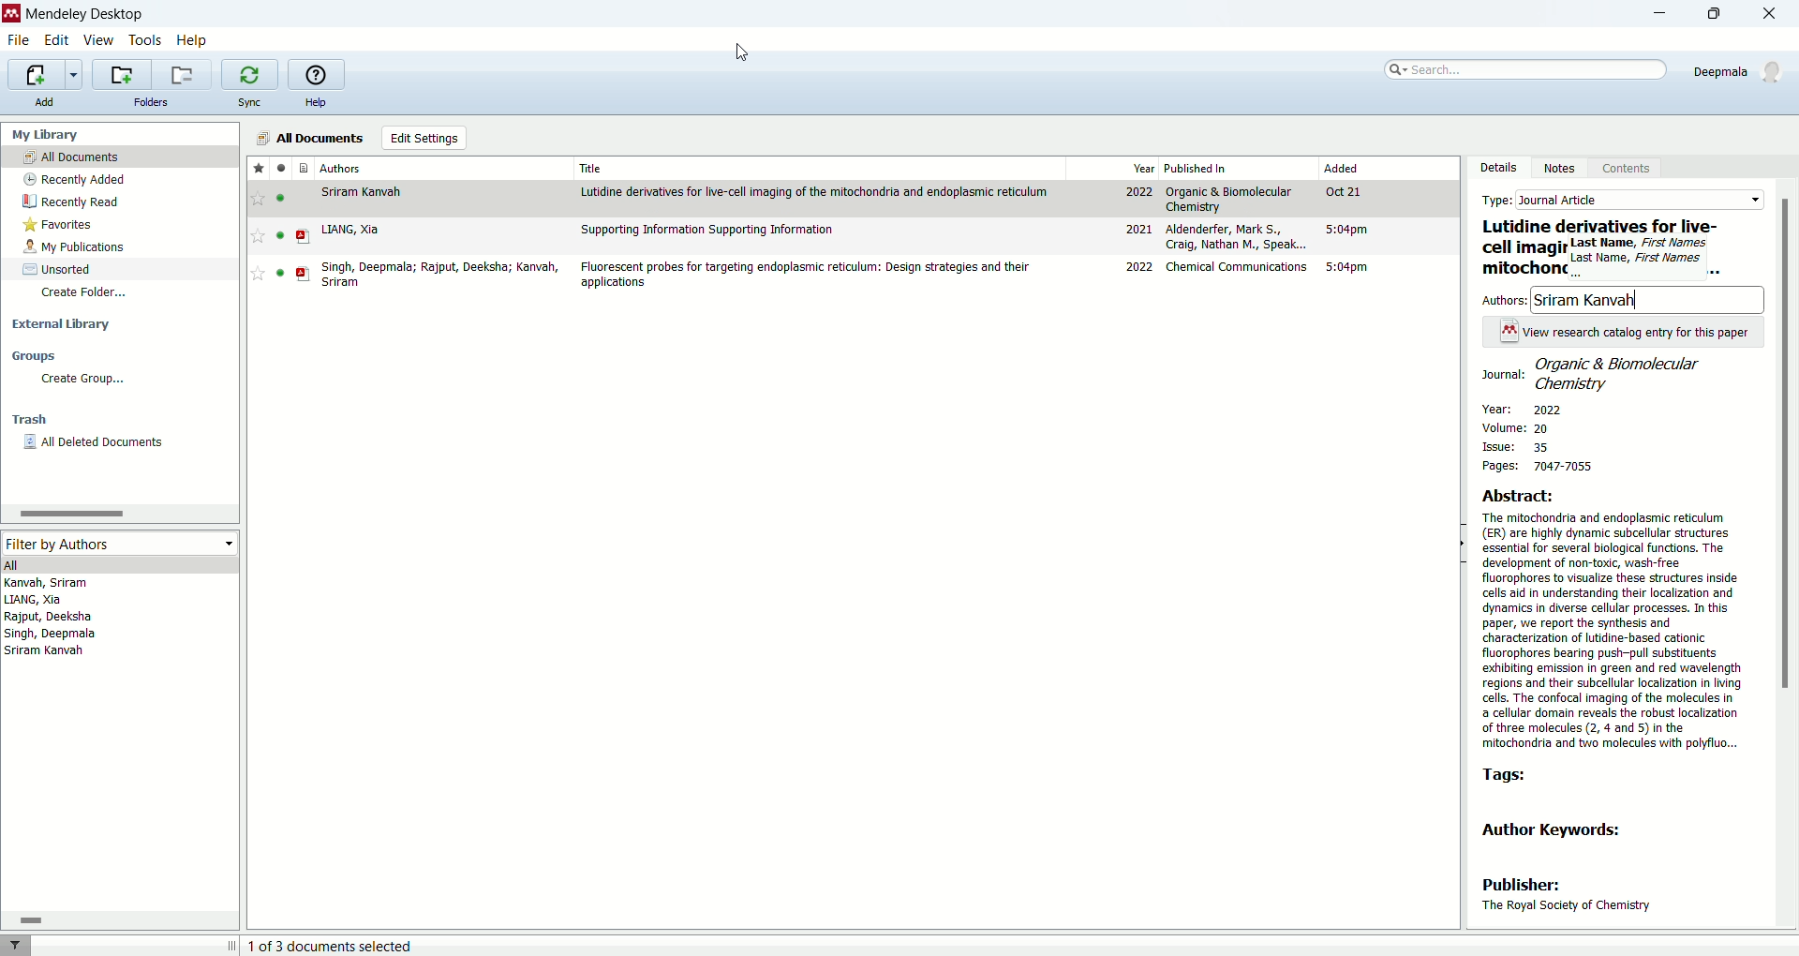 This screenshot has width=1799, height=956. I want to click on View research catalog entry for this paper, so click(1637, 332).